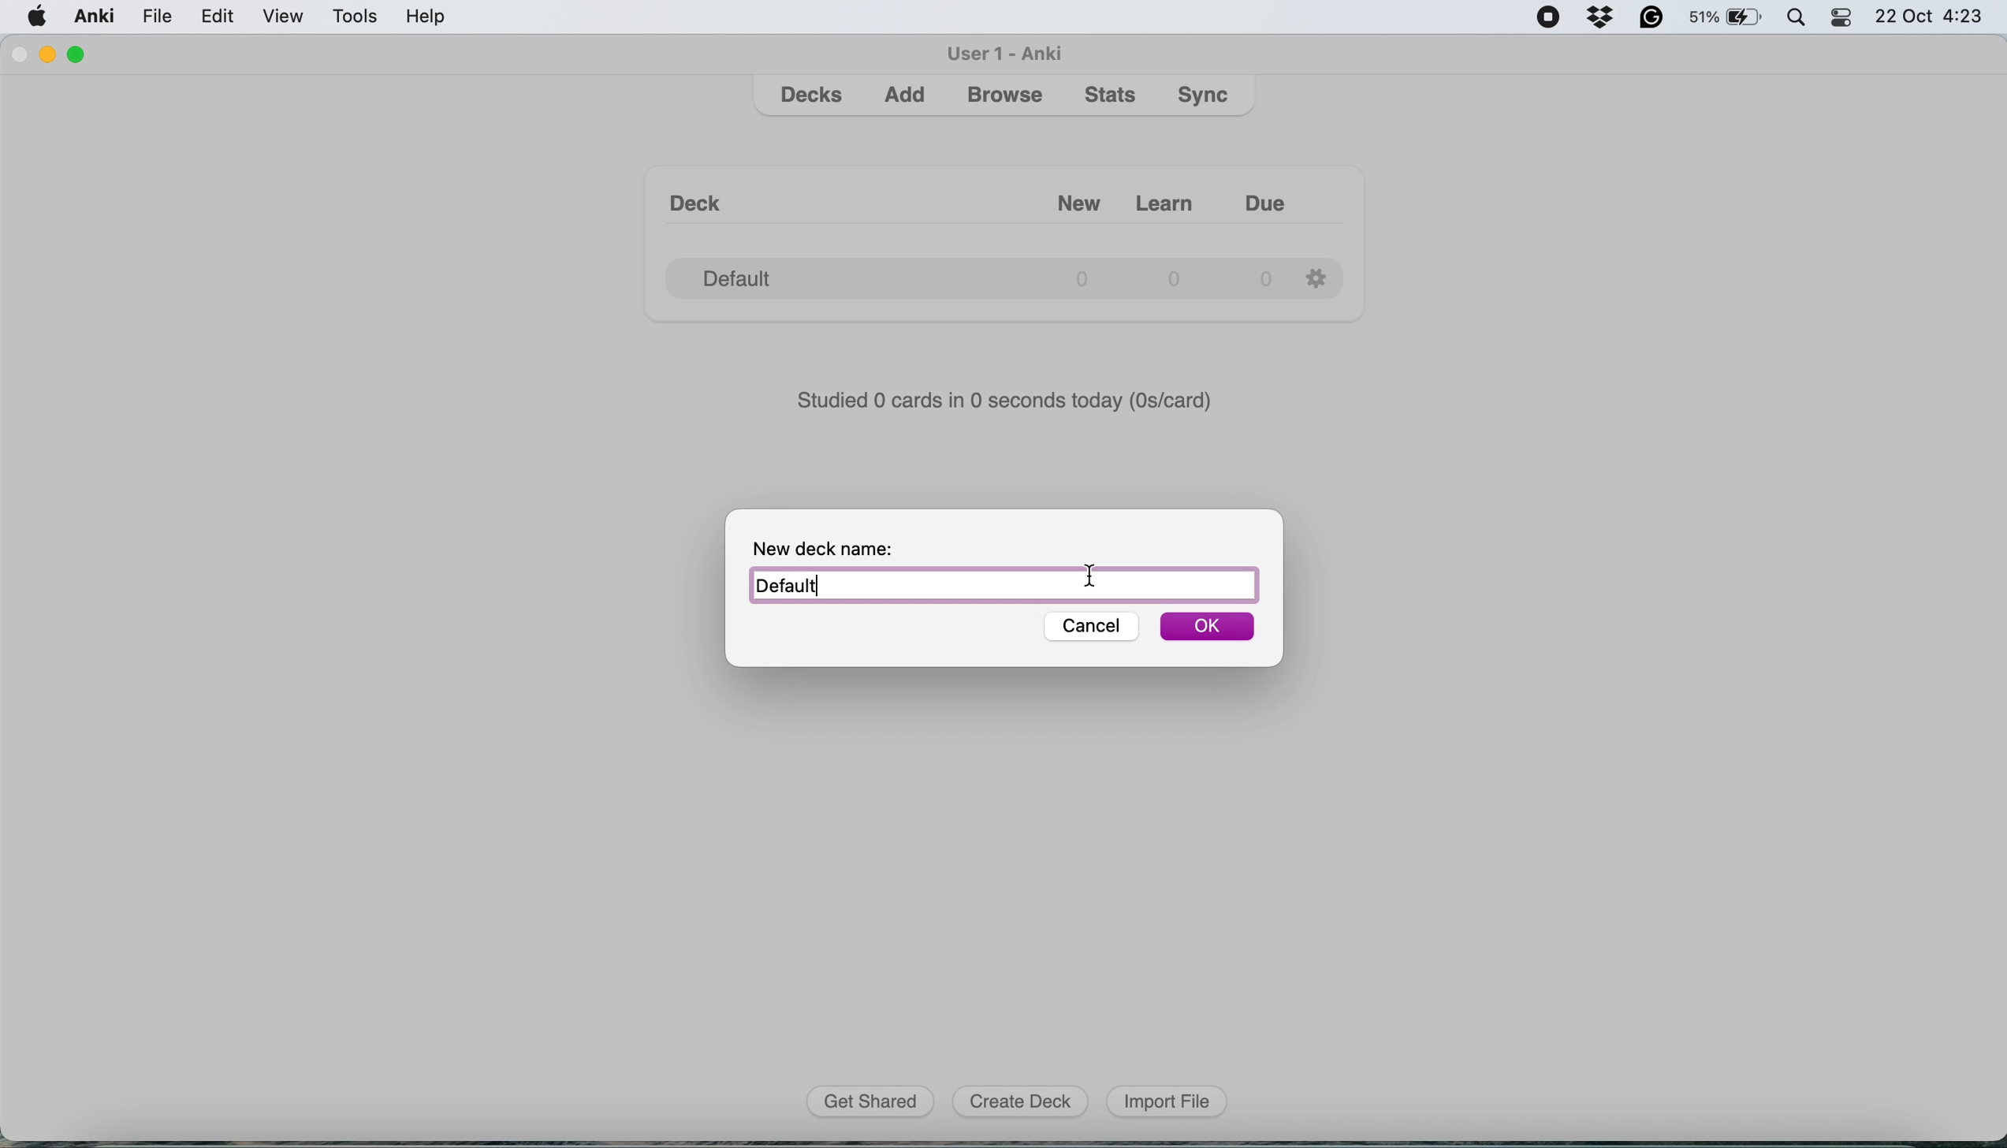 This screenshot has height=1148, width=2007. Describe the element at coordinates (1004, 97) in the screenshot. I see `browse` at that location.